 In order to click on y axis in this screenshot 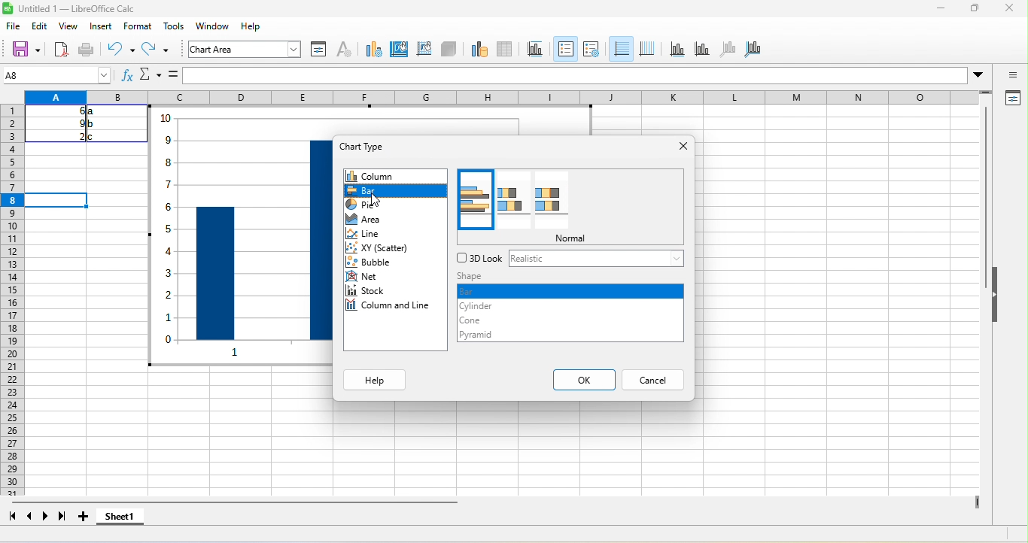, I will do `click(701, 50)`.